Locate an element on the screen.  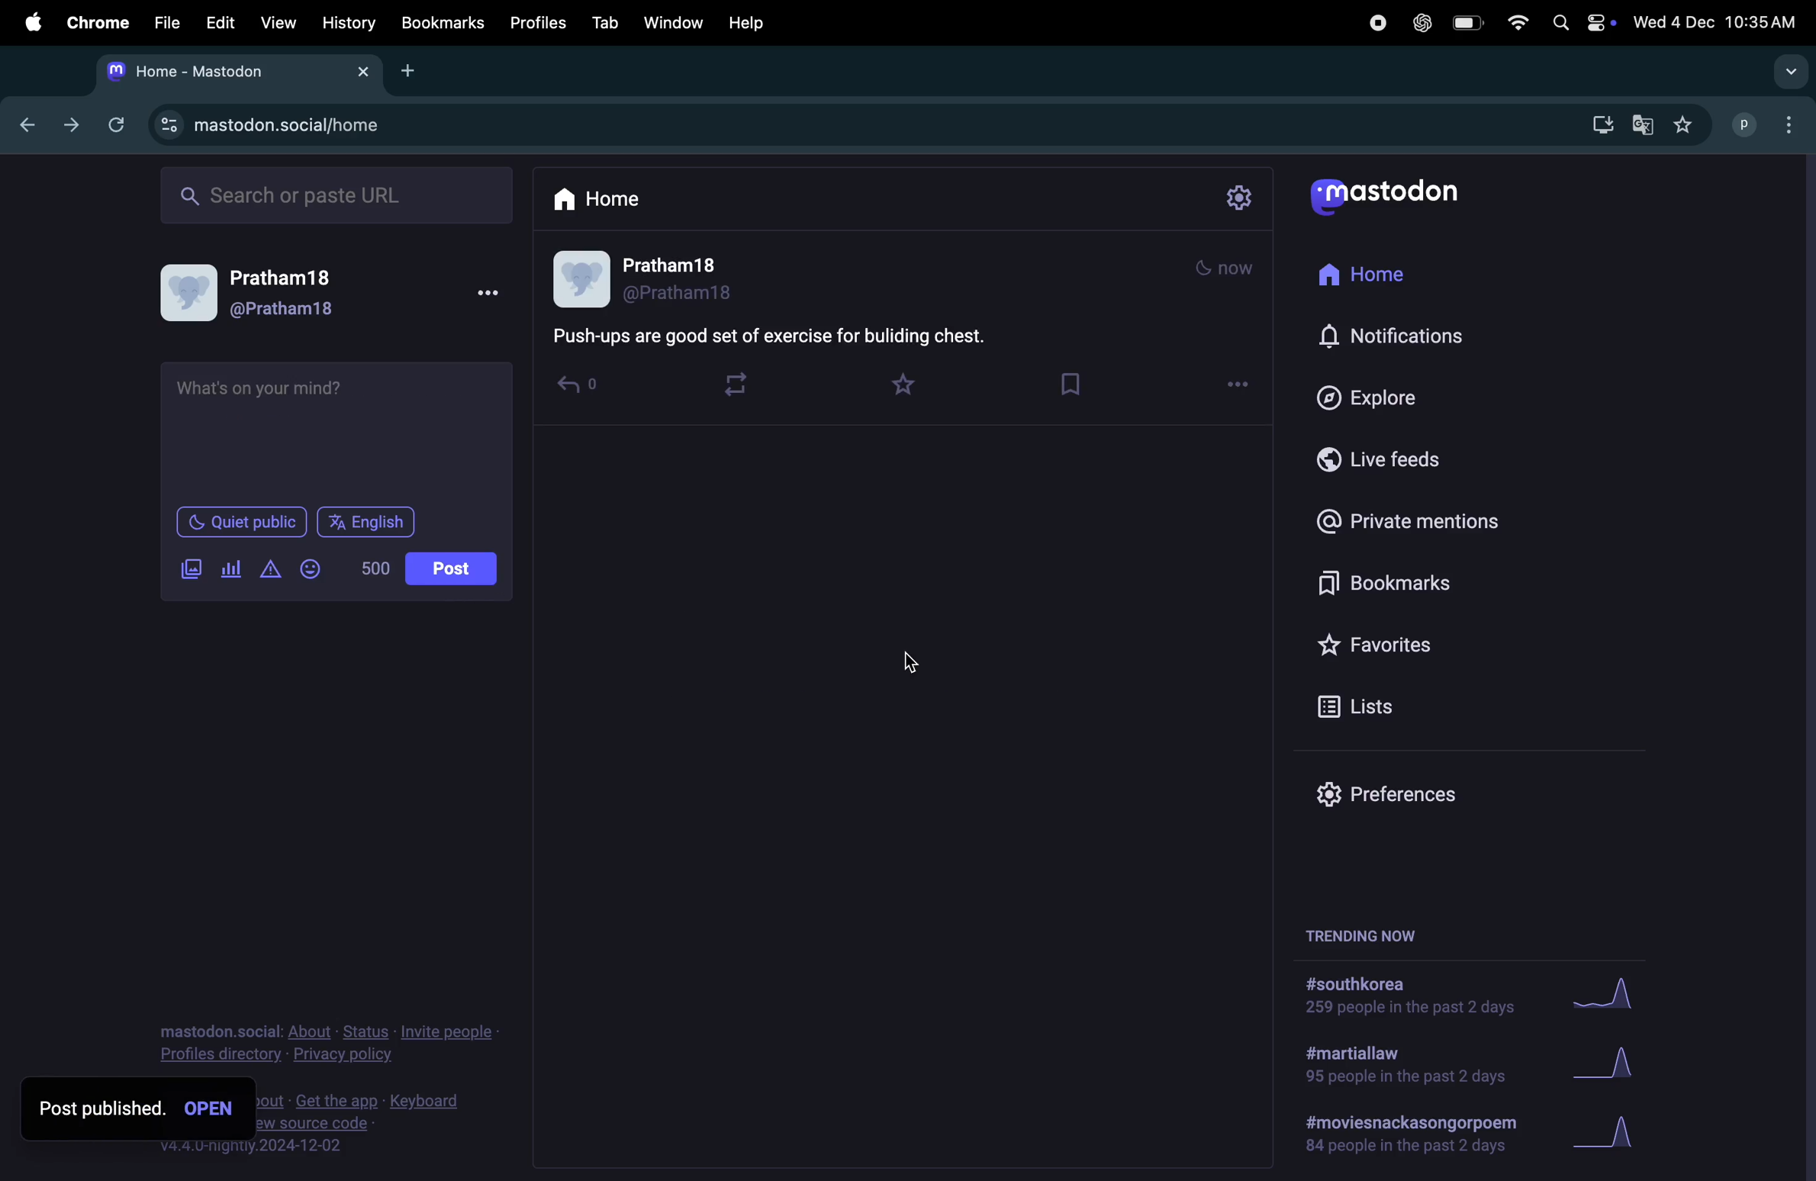
#movieandpoem is located at coordinates (1403, 1134).